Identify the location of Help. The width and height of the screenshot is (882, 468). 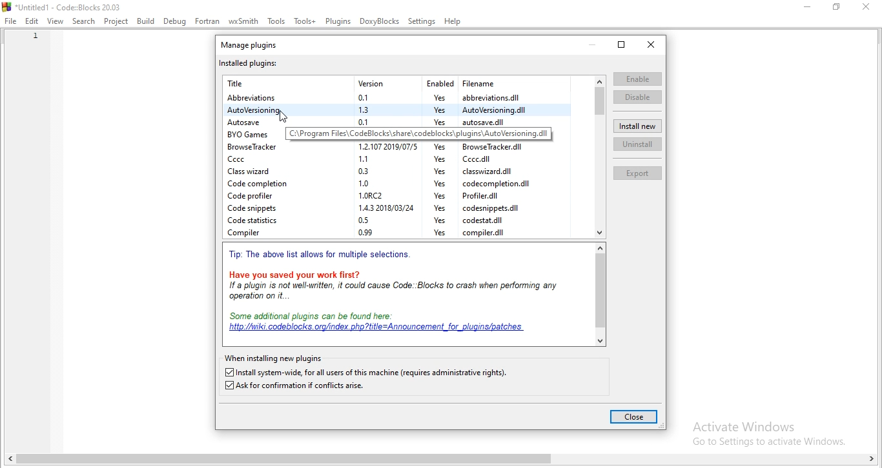
(453, 21).